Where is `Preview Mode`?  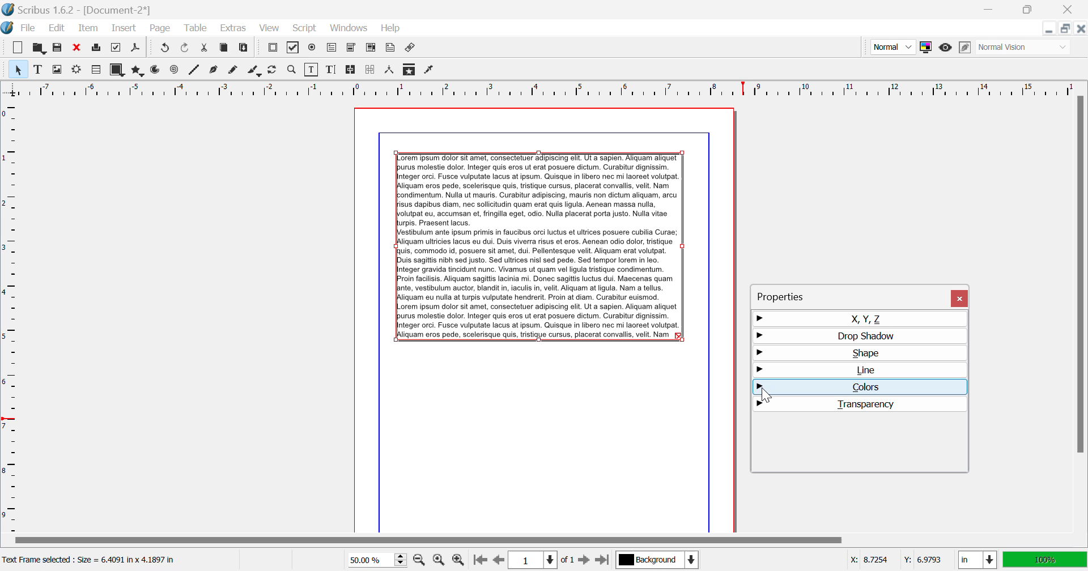
Preview Mode is located at coordinates (946, 49).